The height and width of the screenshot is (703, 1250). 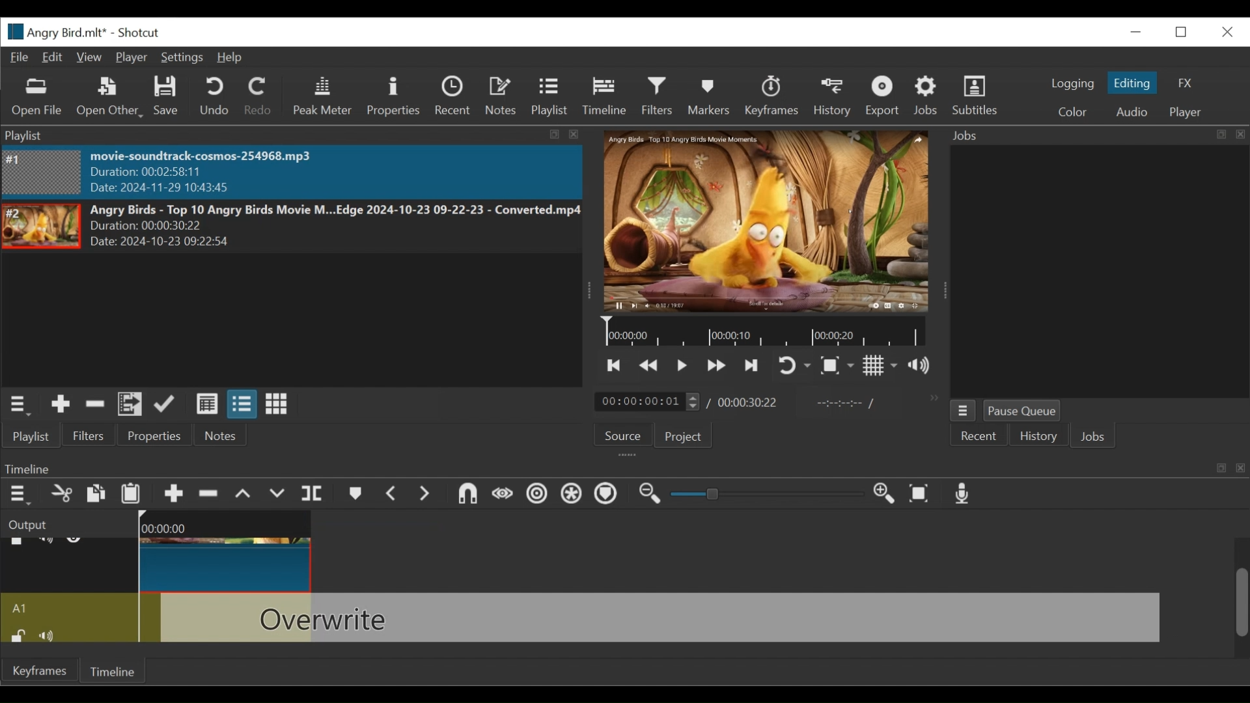 What do you see at coordinates (643, 401) in the screenshot?
I see `/ 00:00:00:01(Current duration)` at bounding box center [643, 401].